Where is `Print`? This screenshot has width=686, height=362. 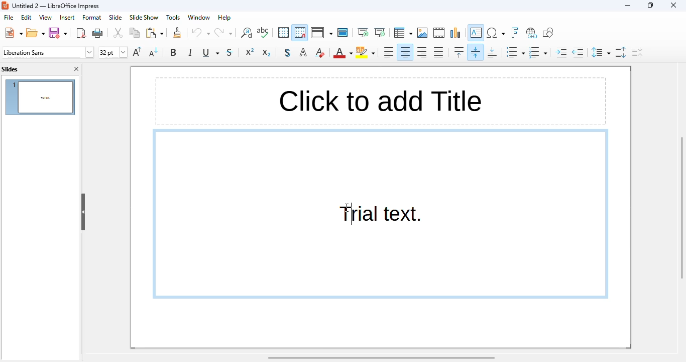 Print is located at coordinates (98, 33).